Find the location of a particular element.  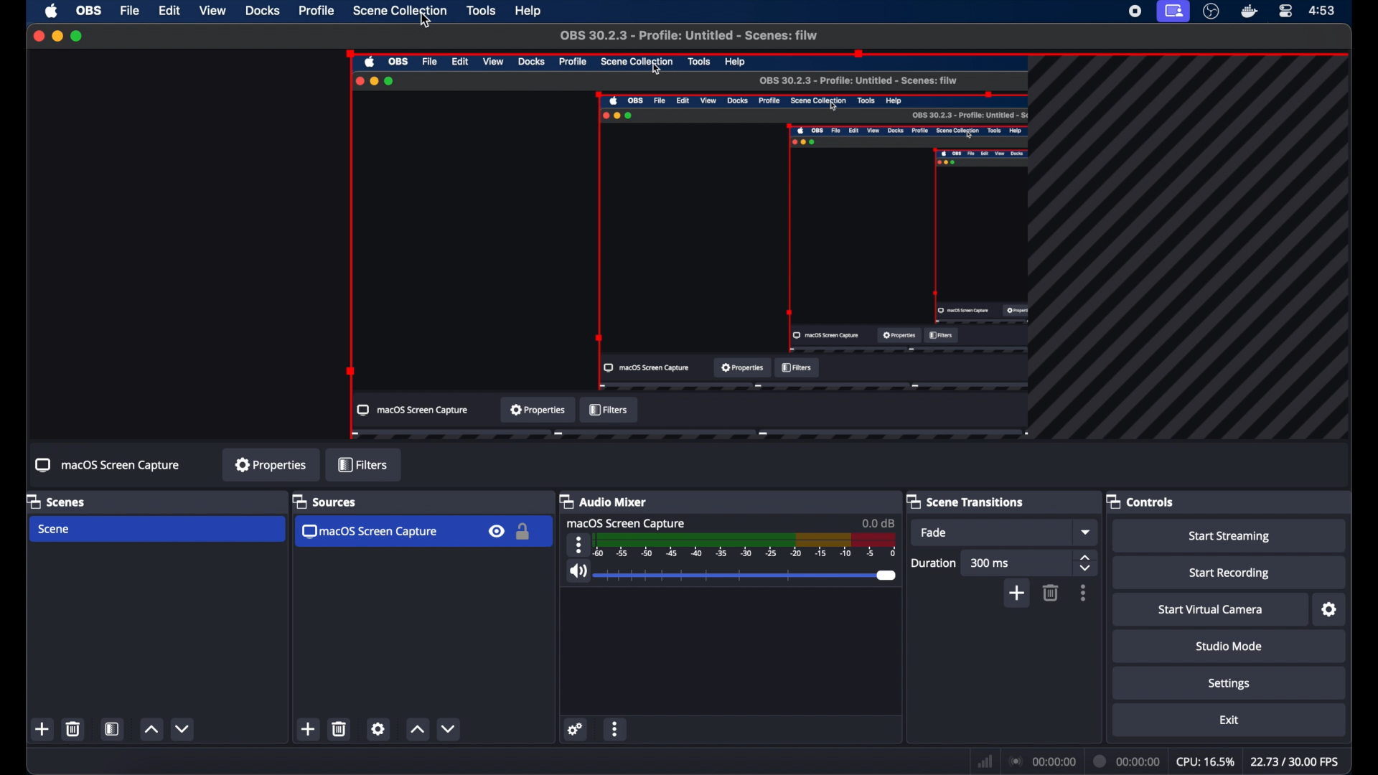

maximize is located at coordinates (81, 37).